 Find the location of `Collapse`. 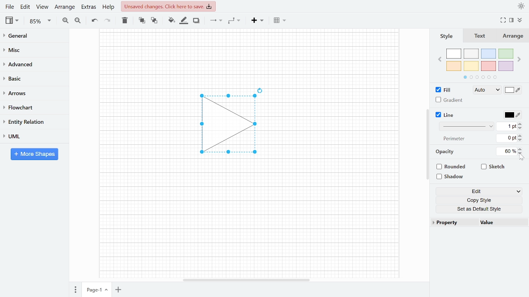

Collapse is located at coordinates (523, 21).